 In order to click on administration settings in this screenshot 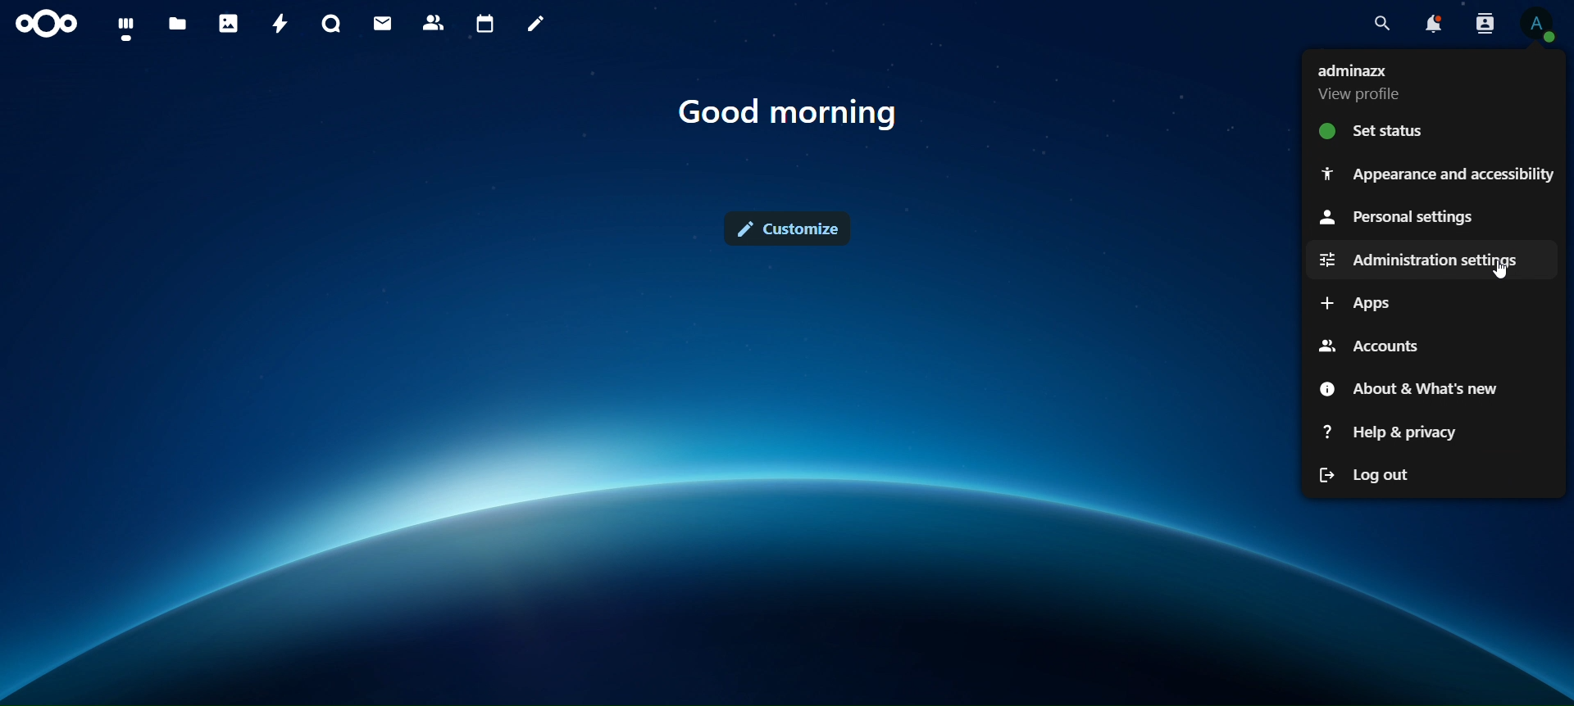, I will do `click(1416, 260)`.